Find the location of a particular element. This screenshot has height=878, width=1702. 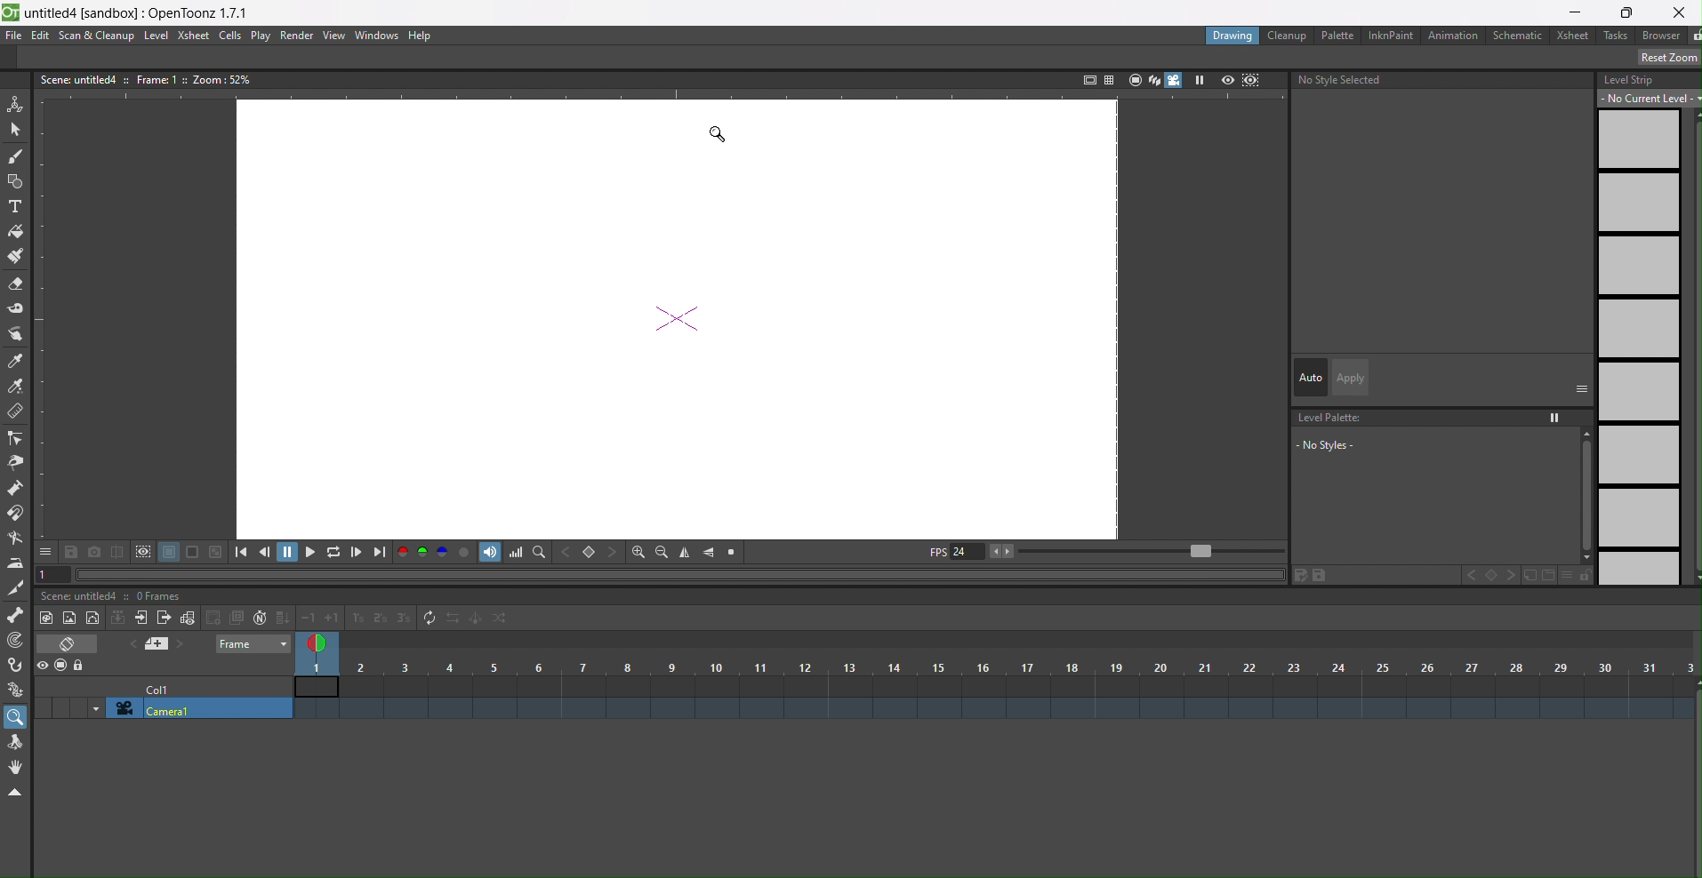

refresh is located at coordinates (428, 619).